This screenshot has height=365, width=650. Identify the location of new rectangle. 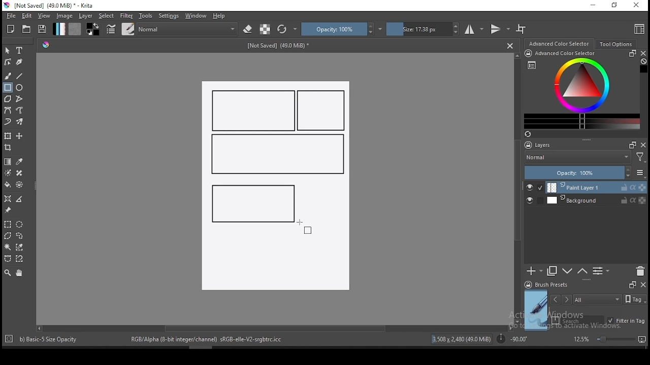
(276, 155).